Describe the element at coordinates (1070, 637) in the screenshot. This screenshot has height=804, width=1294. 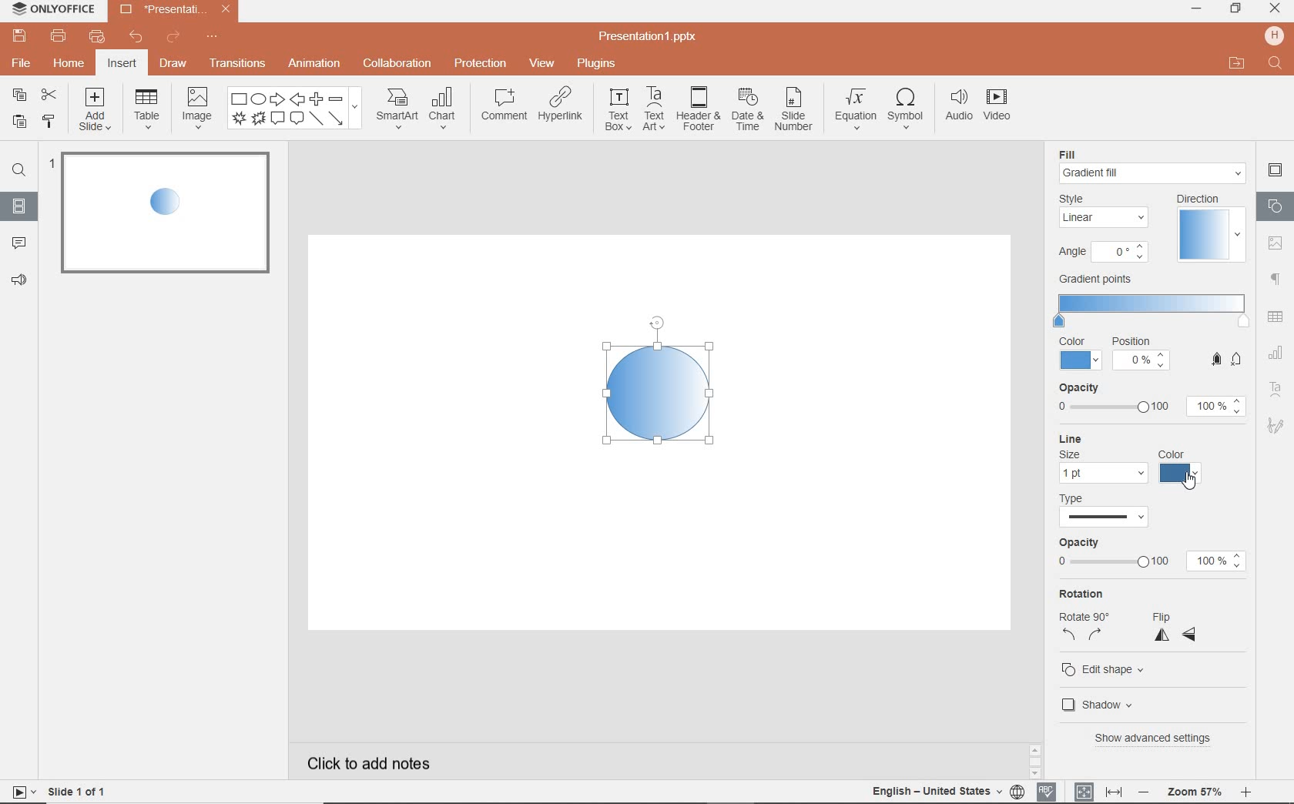
I see `left` at that location.